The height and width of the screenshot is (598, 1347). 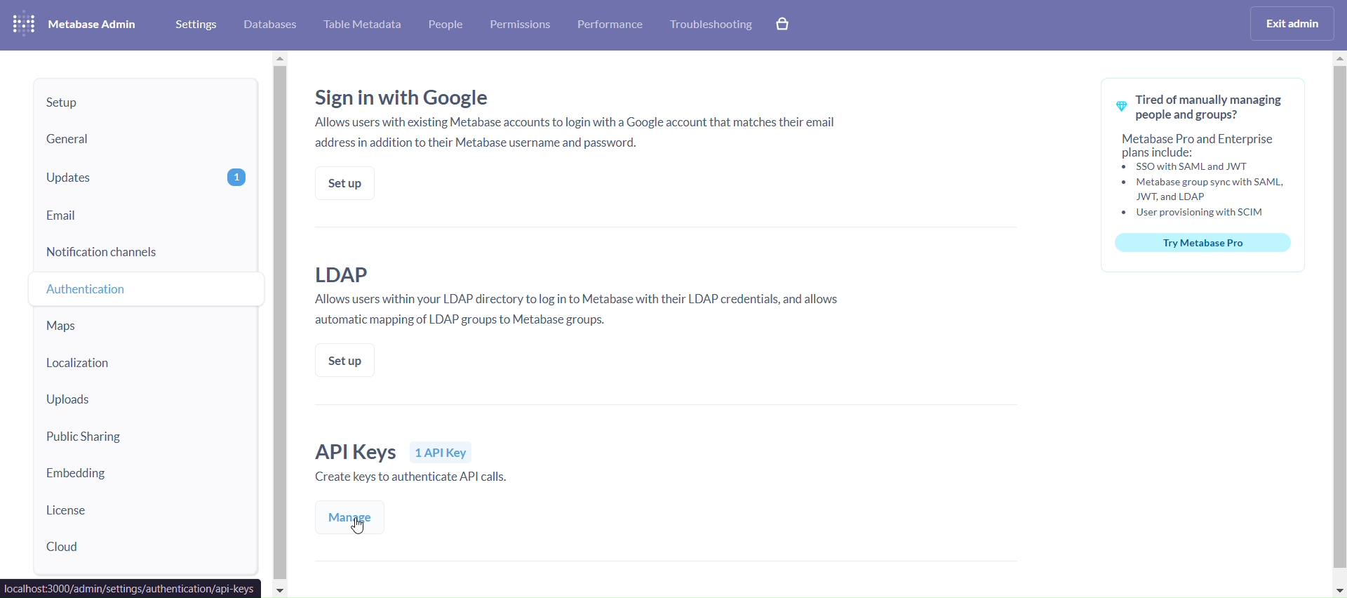 What do you see at coordinates (447, 26) in the screenshot?
I see `people` at bounding box center [447, 26].